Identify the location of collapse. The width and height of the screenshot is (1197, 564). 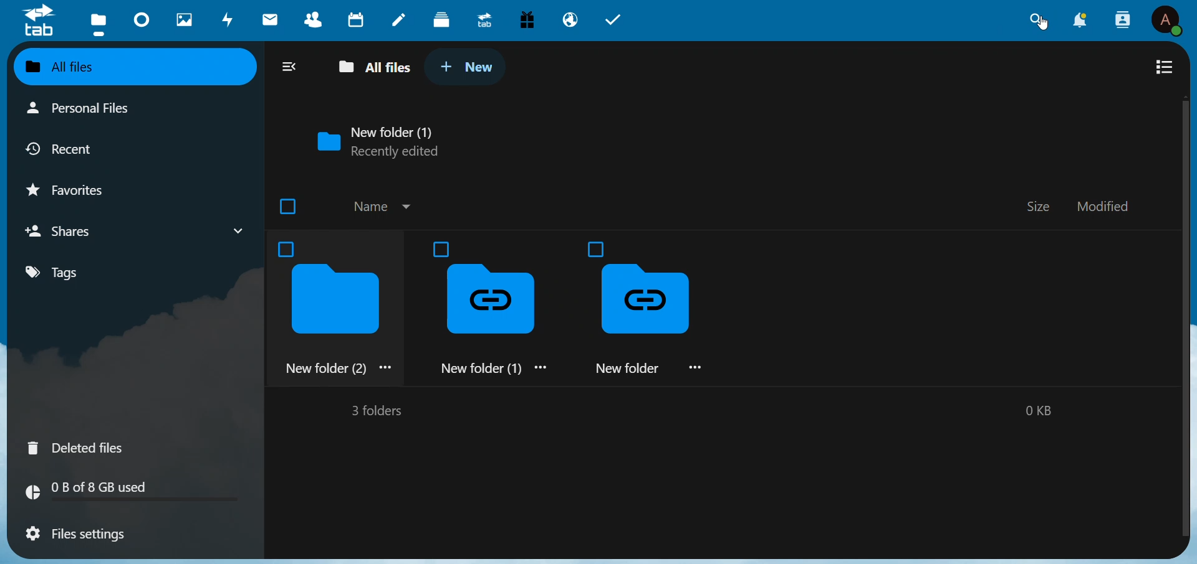
(292, 68).